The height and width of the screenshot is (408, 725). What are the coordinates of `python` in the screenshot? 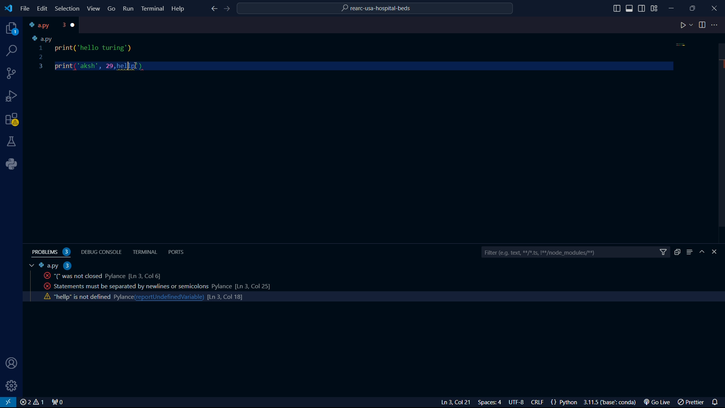 It's located at (14, 164).